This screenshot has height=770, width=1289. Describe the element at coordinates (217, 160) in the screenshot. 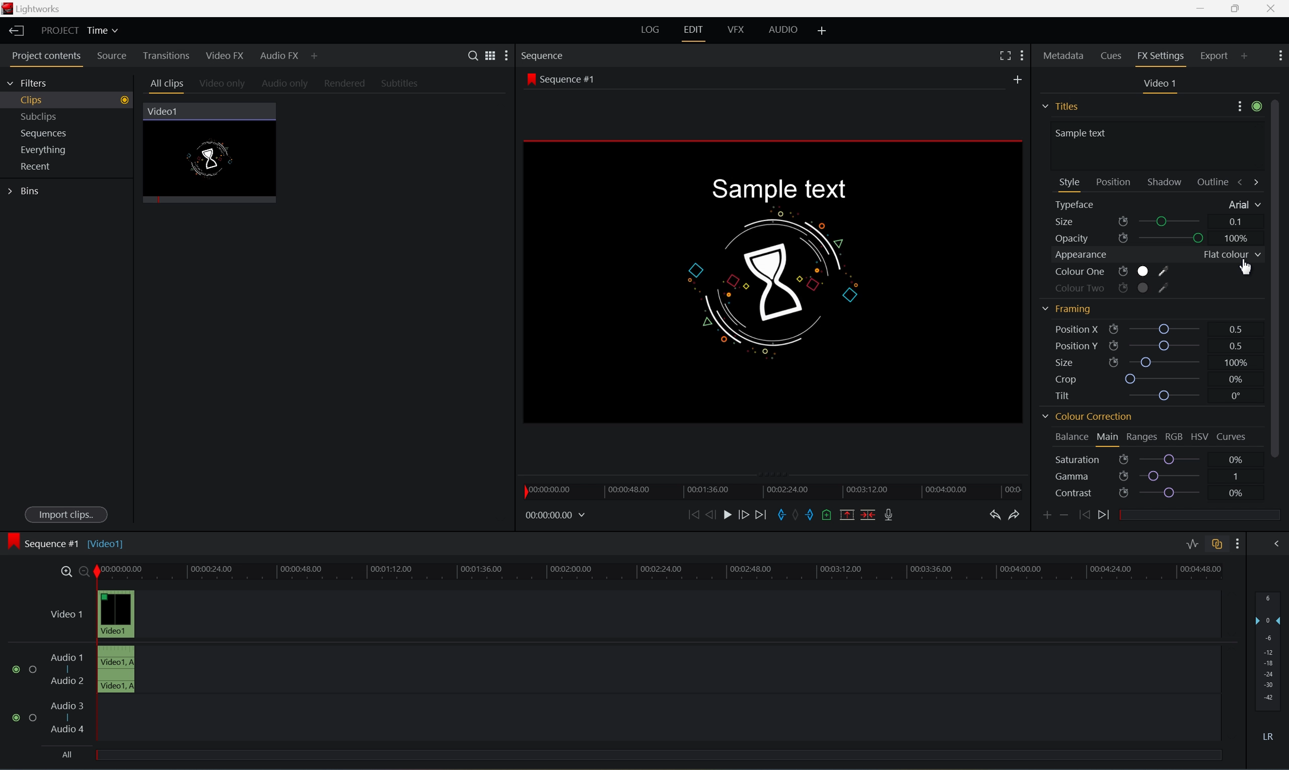

I see `Video` at that location.